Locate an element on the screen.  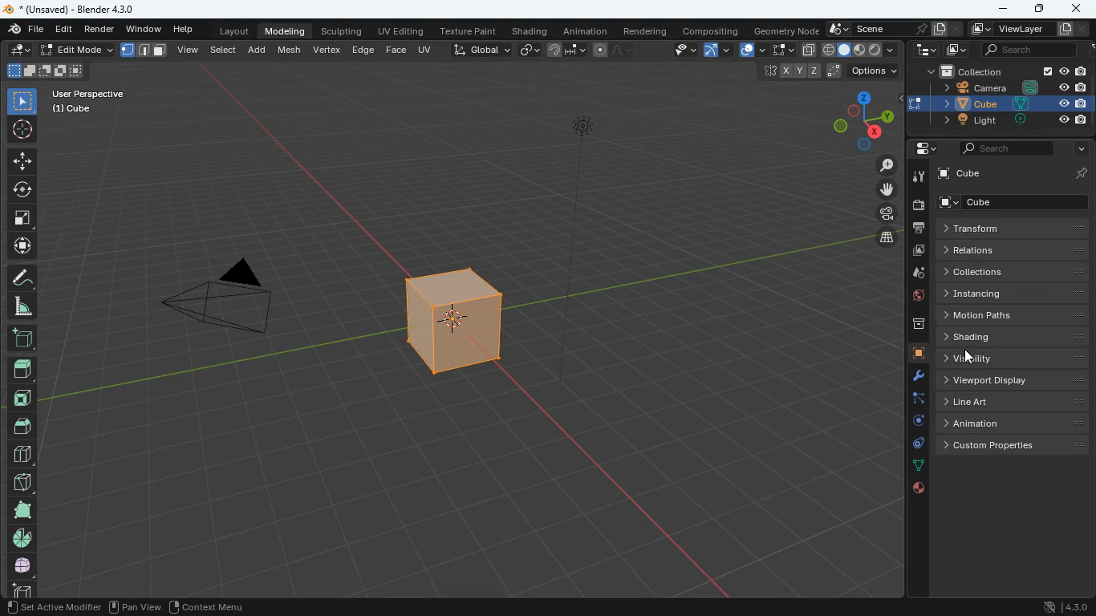
settings is located at coordinates (922, 148).